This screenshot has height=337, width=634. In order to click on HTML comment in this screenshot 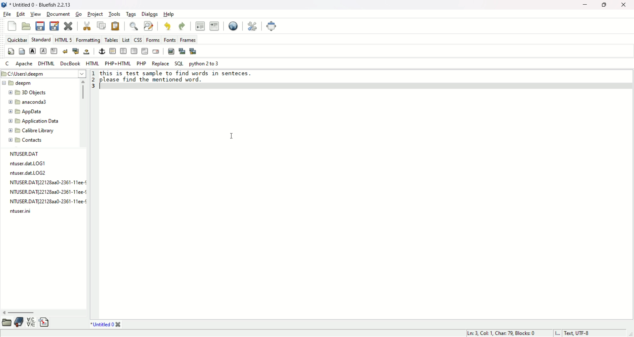, I will do `click(144, 51)`.